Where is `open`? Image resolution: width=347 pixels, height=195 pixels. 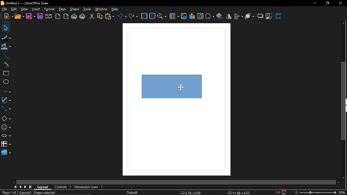 open is located at coordinates (19, 16).